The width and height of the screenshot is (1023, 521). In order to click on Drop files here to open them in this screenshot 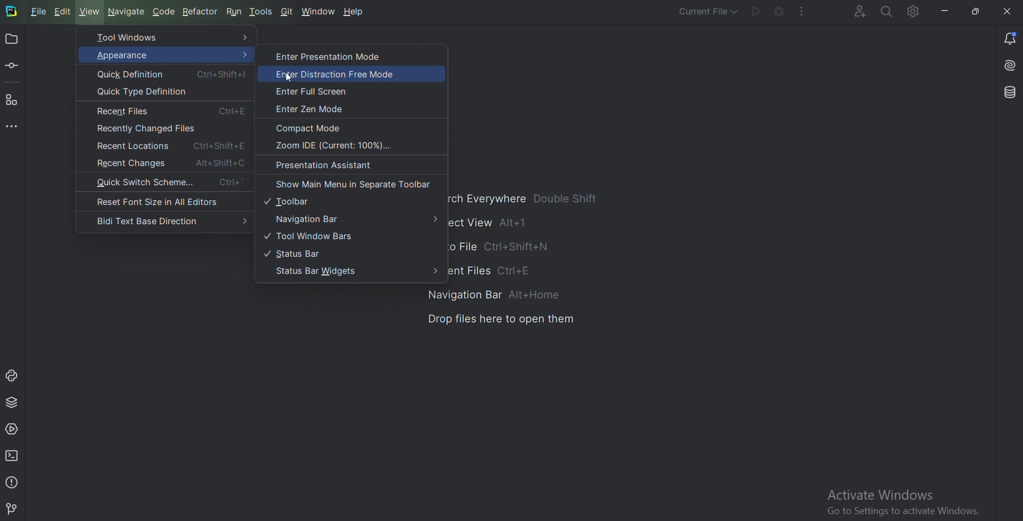, I will do `click(501, 321)`.